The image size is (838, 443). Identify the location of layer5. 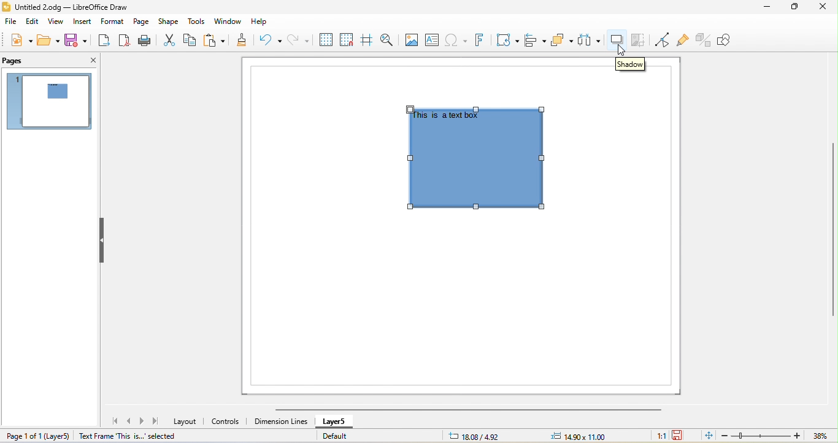
(336, 423).